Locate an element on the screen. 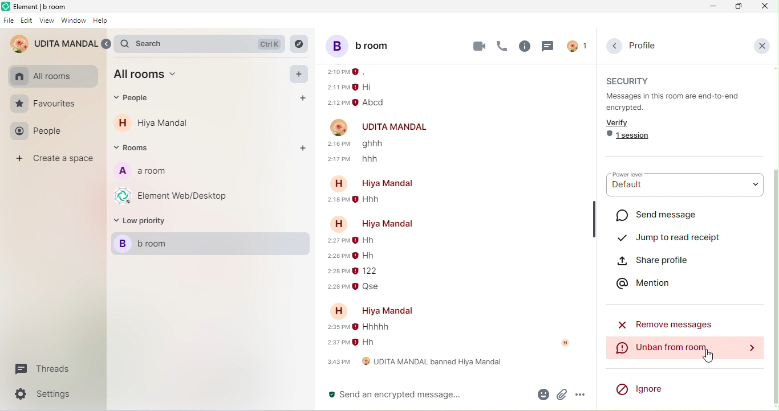 This screenshot has height=411, width=779. edit is located at coordinates (27, 20).